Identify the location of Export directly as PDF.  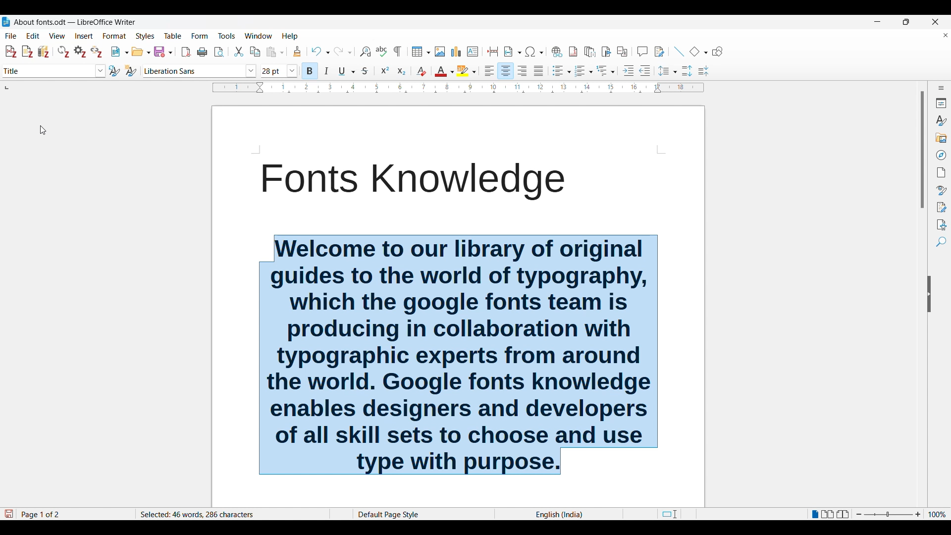
(187, 52).